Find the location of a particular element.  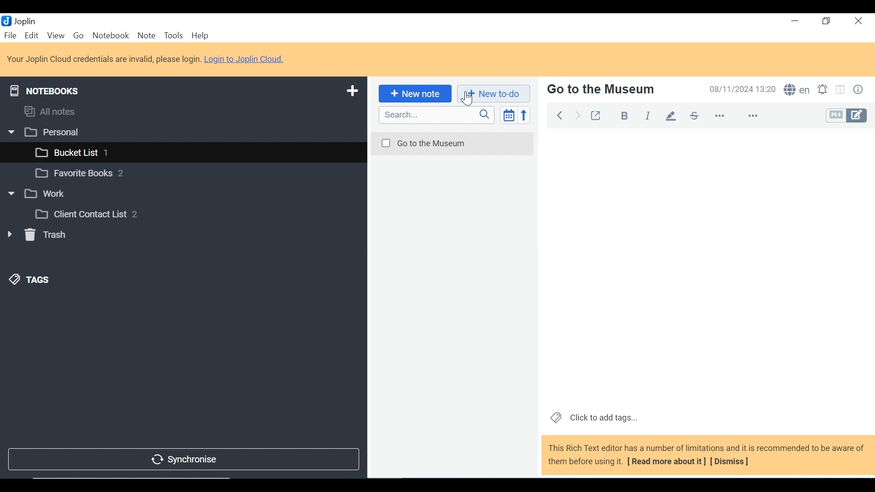

Toggle External editing is located at coordinates (598, 115).